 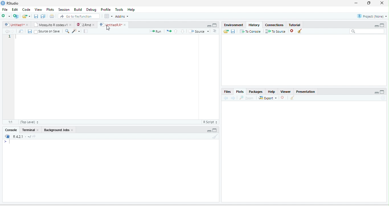 What do you see at coordinates (79, 16) in the screenshot?
I see `Go to file/function` at bounding box center [79, 16].